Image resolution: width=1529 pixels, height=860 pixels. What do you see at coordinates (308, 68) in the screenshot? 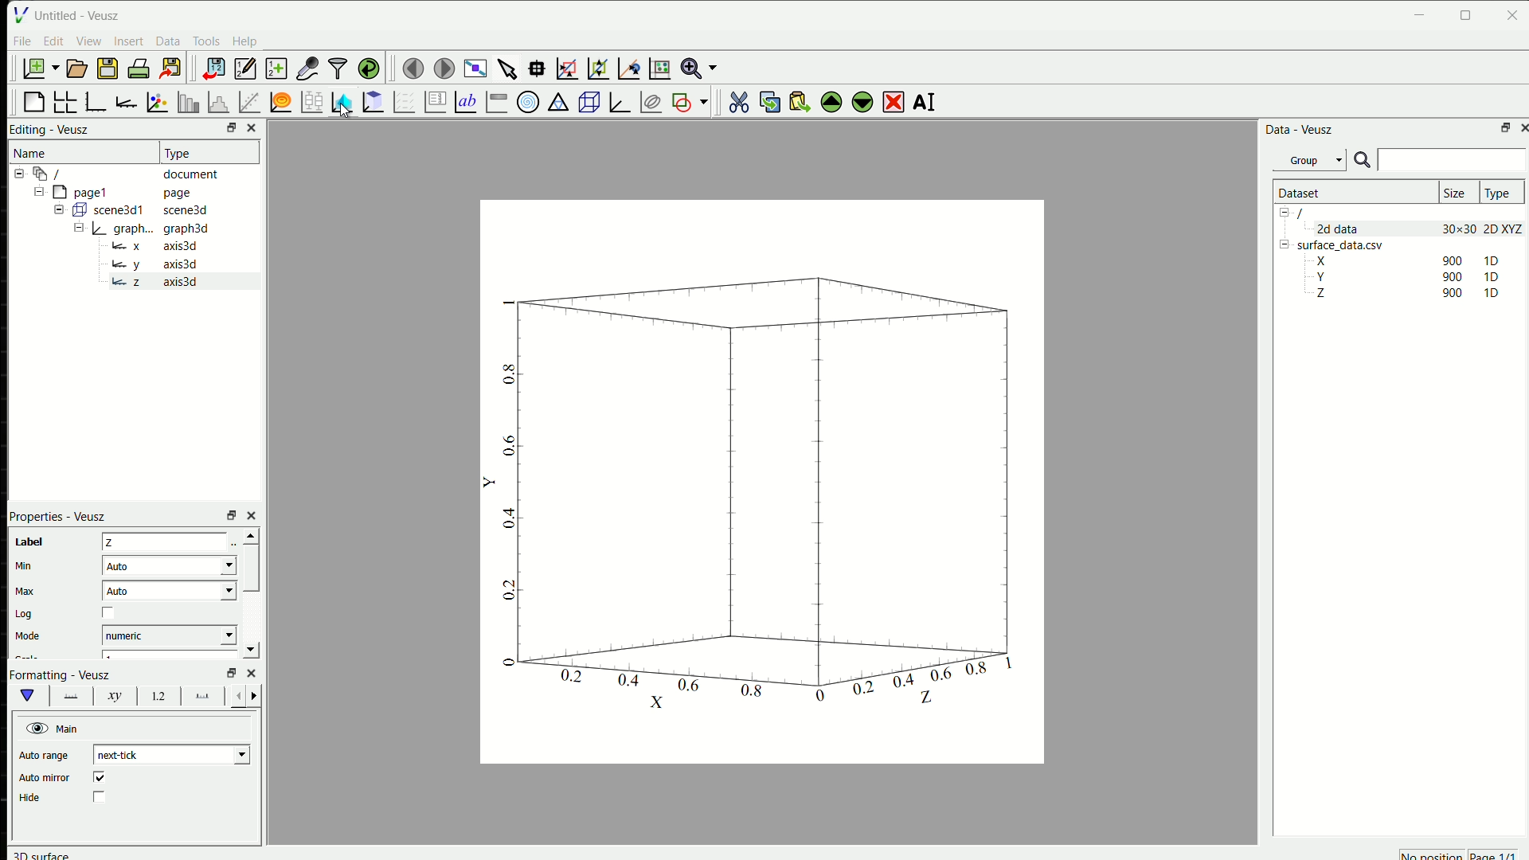
I see `capture remote data` at bounding box center [308, 68].